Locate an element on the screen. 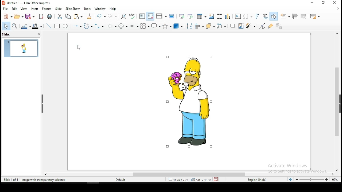 This screenshot has width=342, height=192. shadow is located at coordinates (233, 26).